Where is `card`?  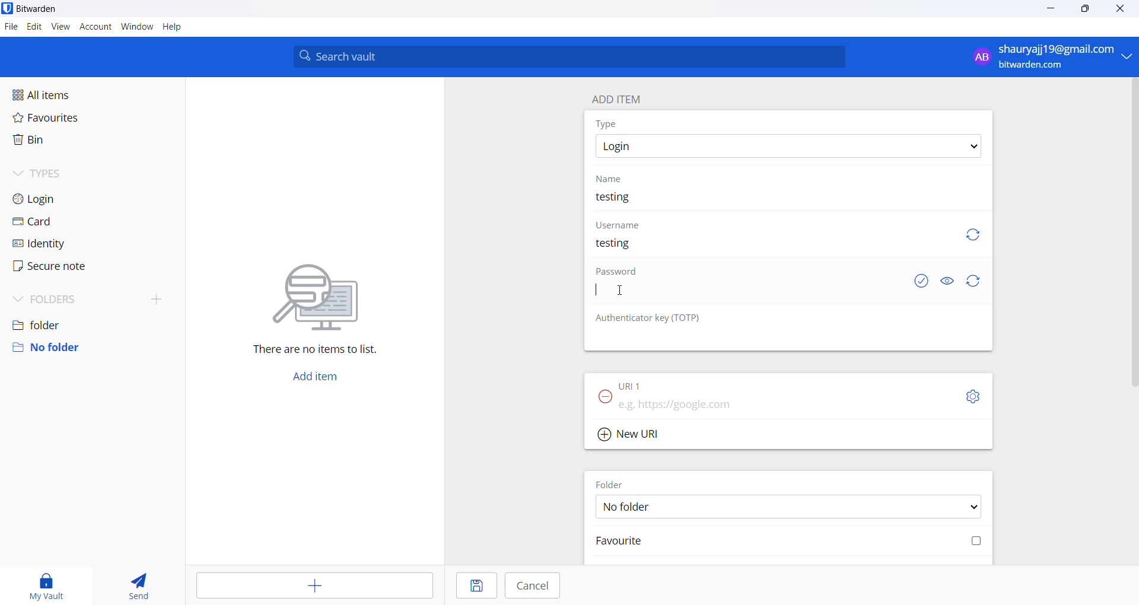
card is located at coordinates (62, 222).